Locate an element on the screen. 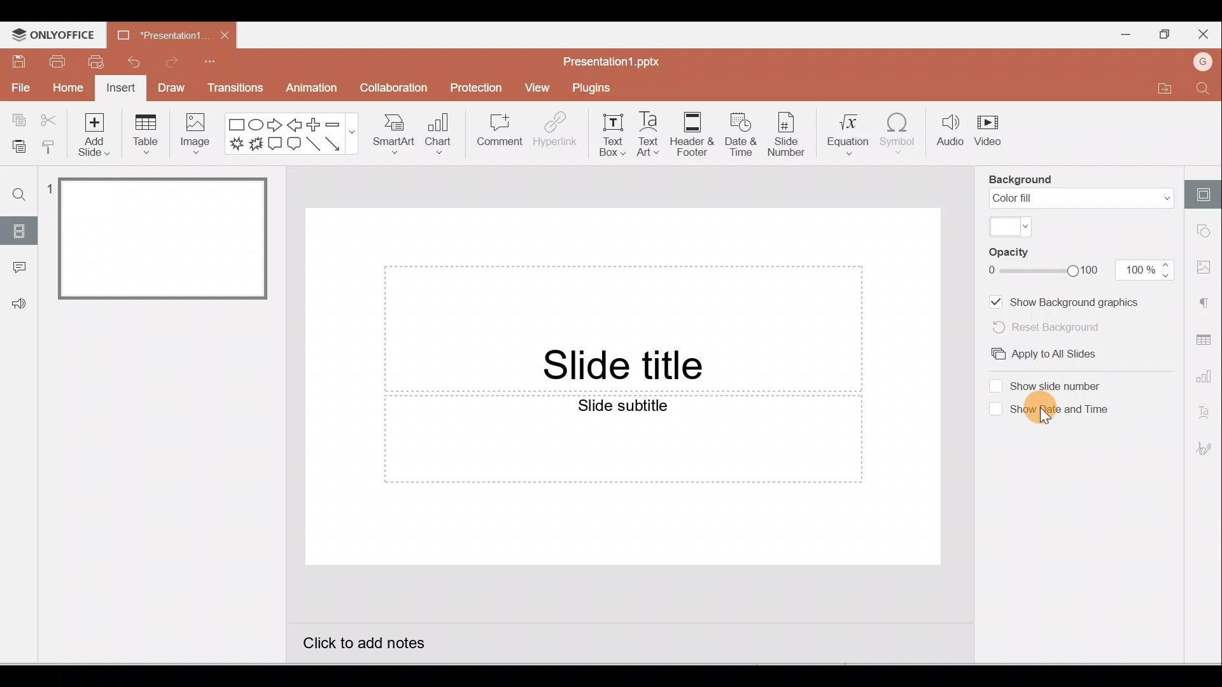 Image resolution: width=1222 pixels, height=687 pixels. Reset background is located at coordinates (1053, 328).